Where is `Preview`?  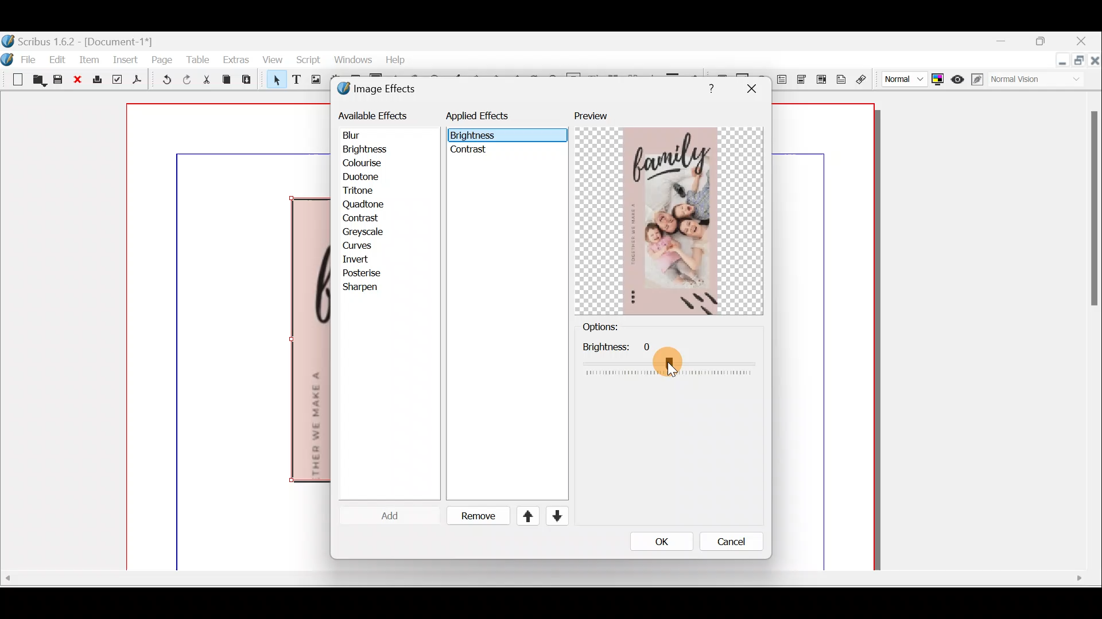
Preview is located at coordinates (669, 213).